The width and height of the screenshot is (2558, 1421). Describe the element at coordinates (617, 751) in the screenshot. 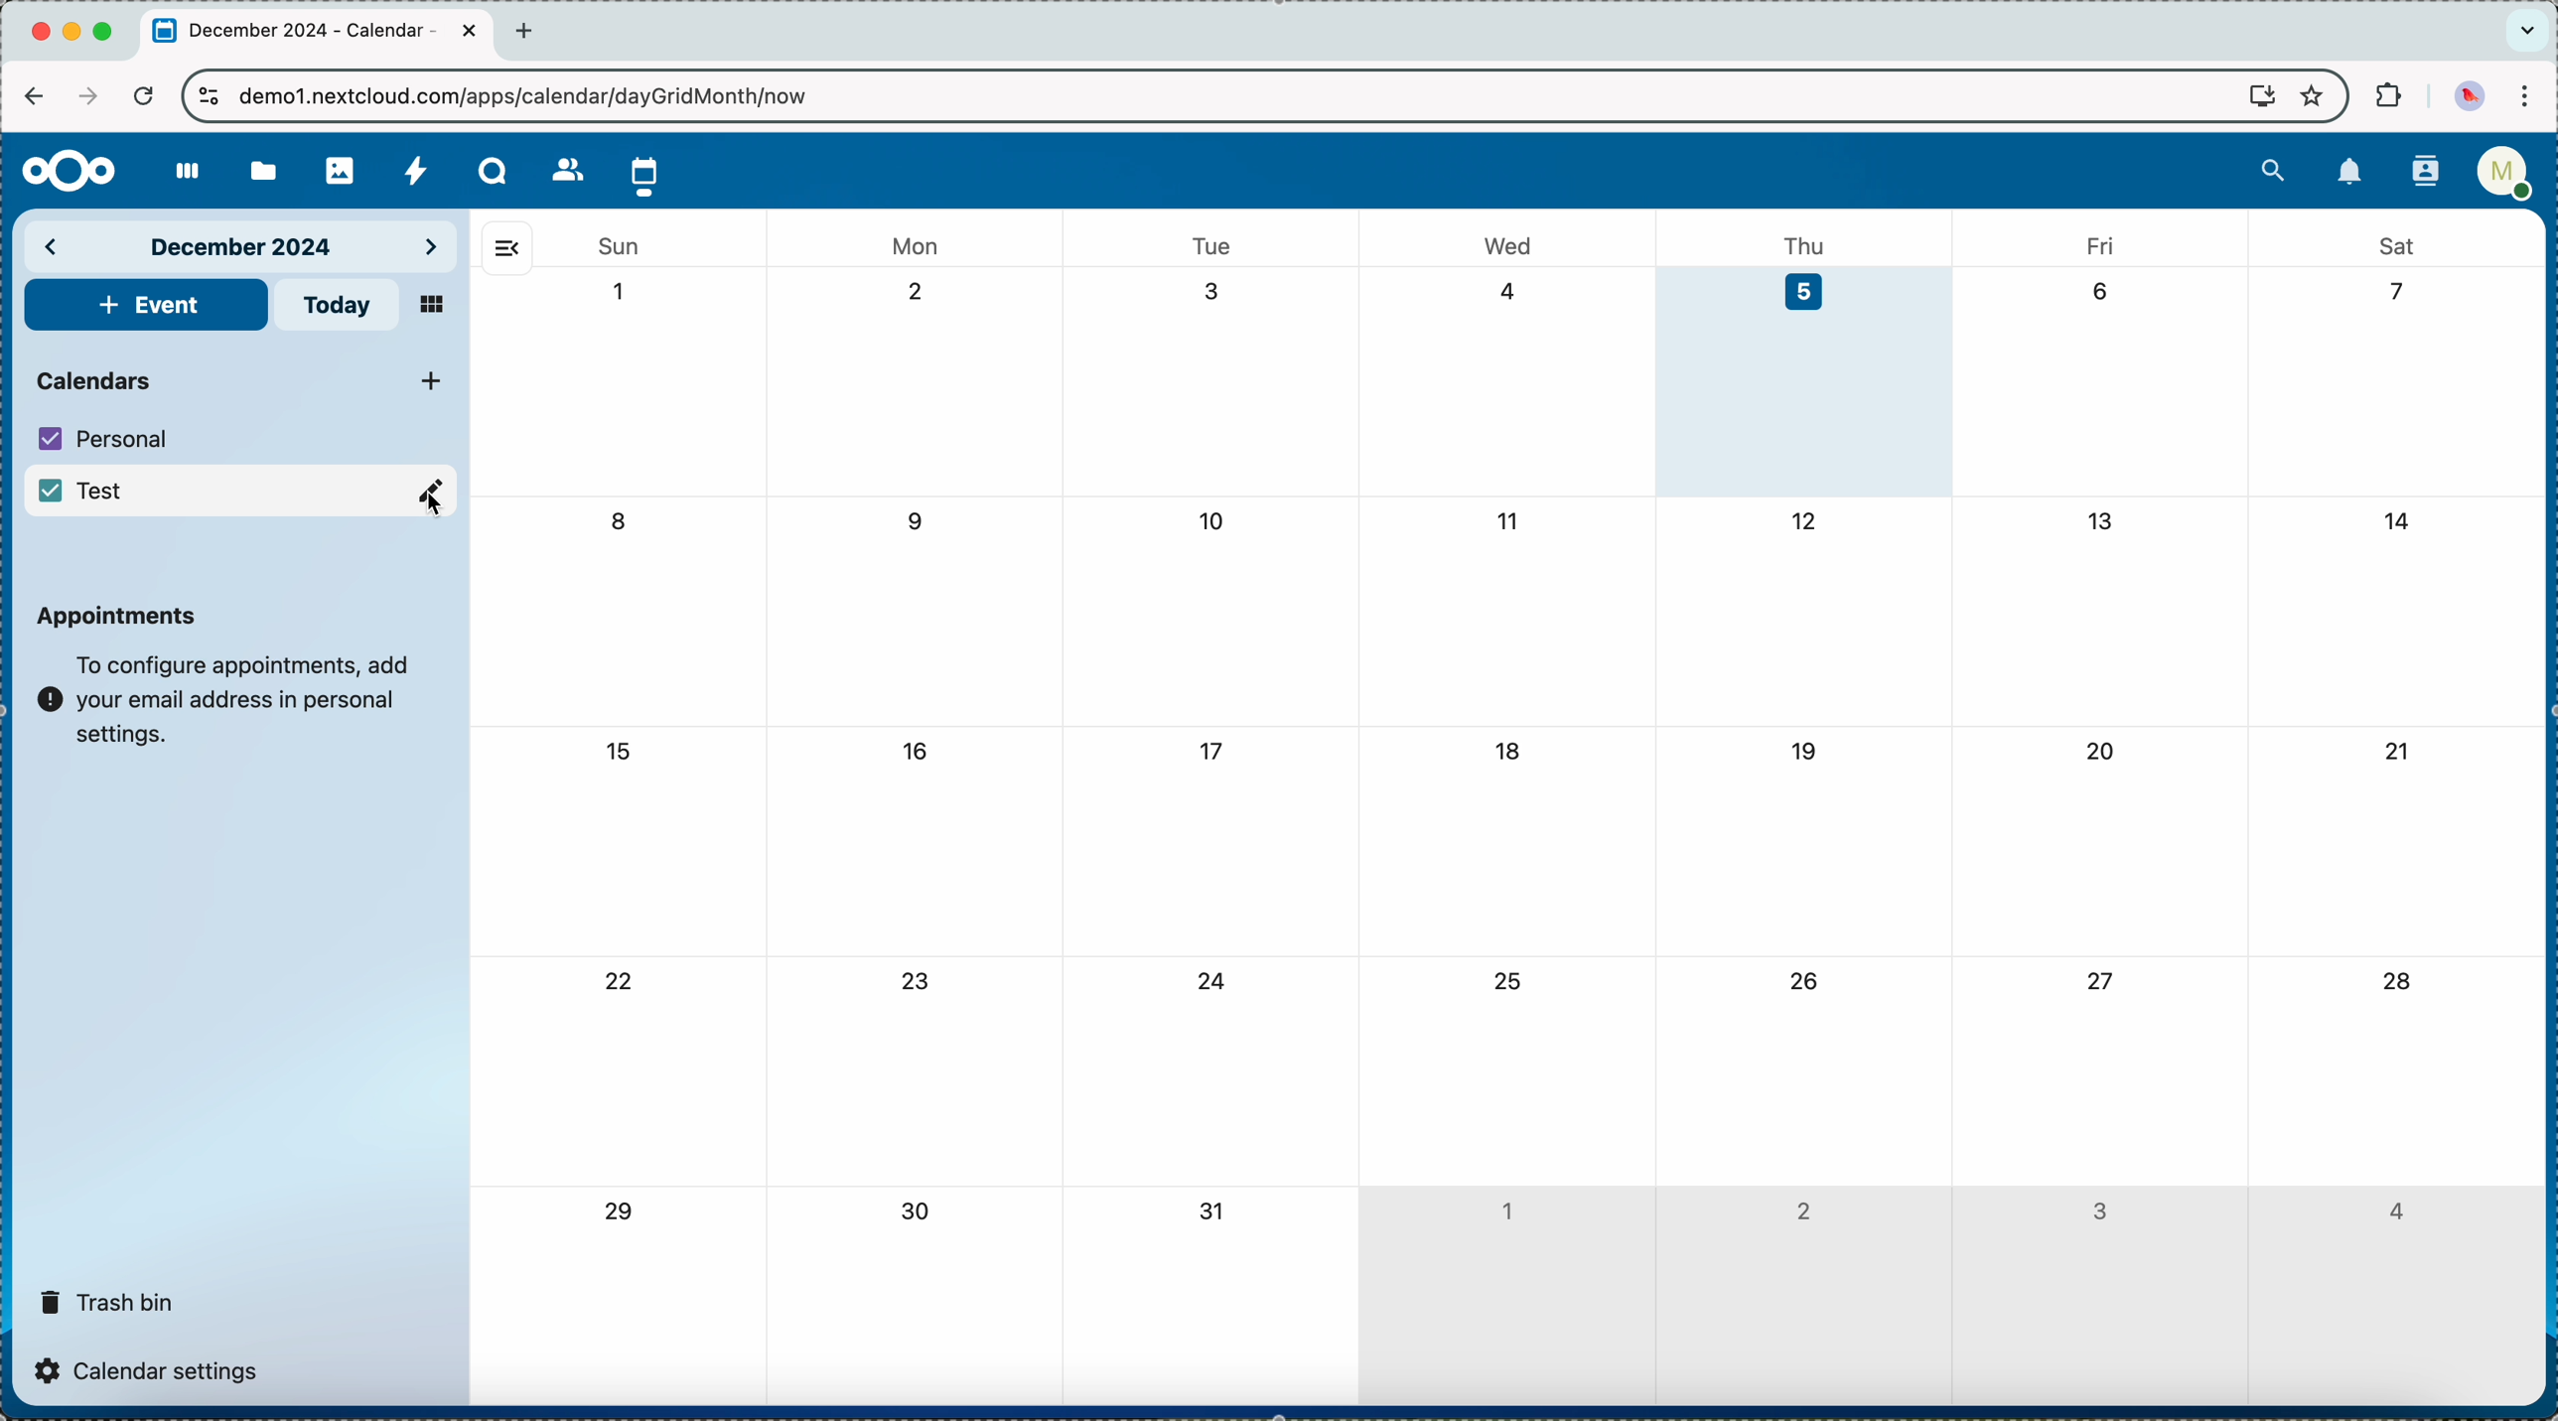

I see `15` at that location.